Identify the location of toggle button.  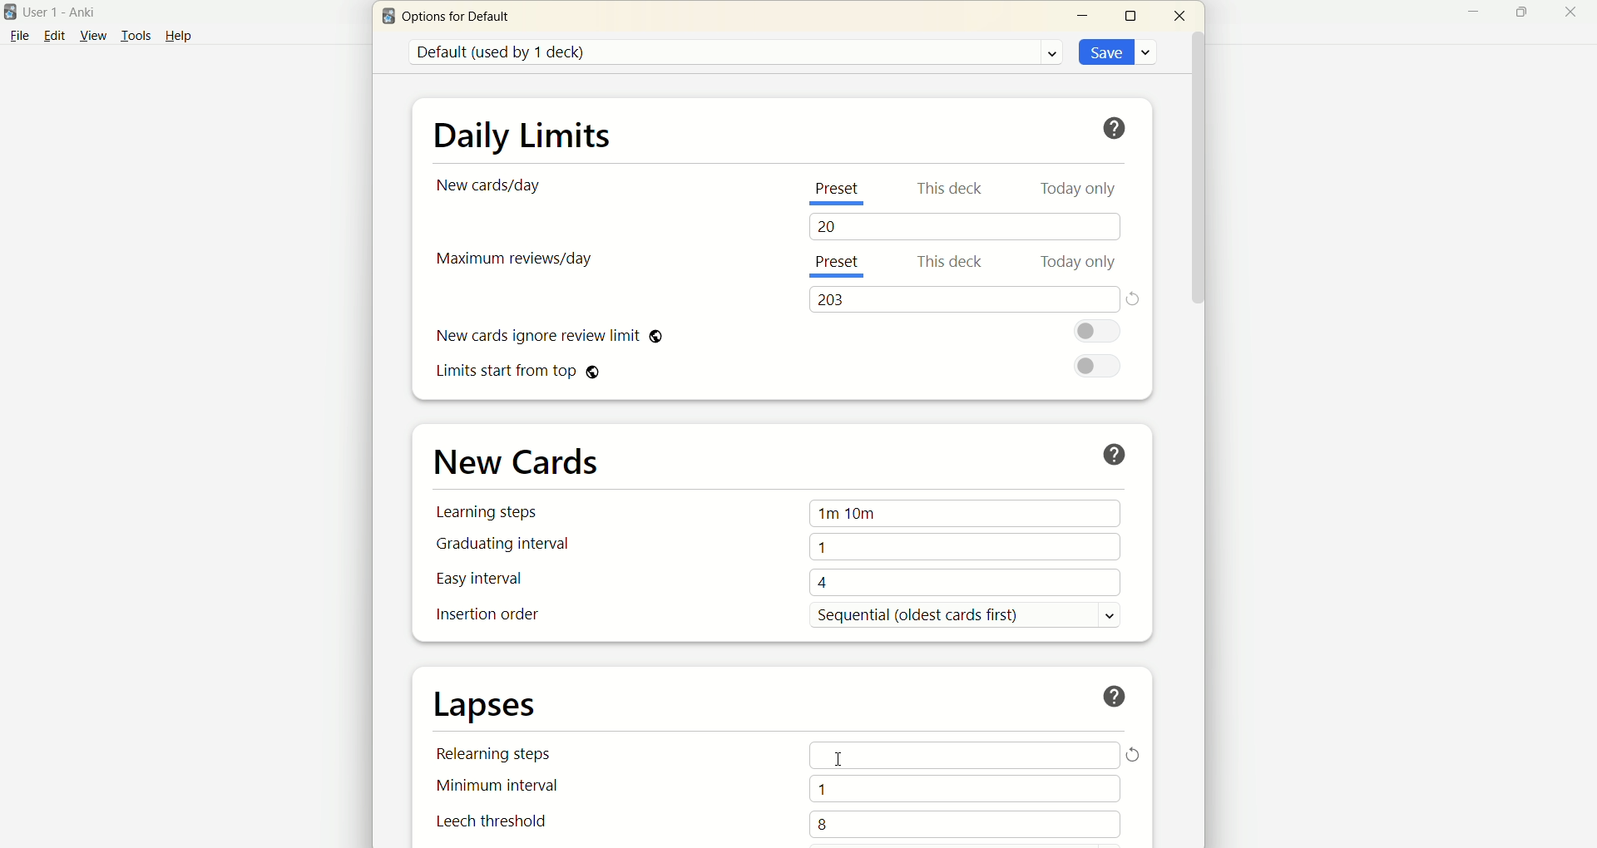
(1100, 333).